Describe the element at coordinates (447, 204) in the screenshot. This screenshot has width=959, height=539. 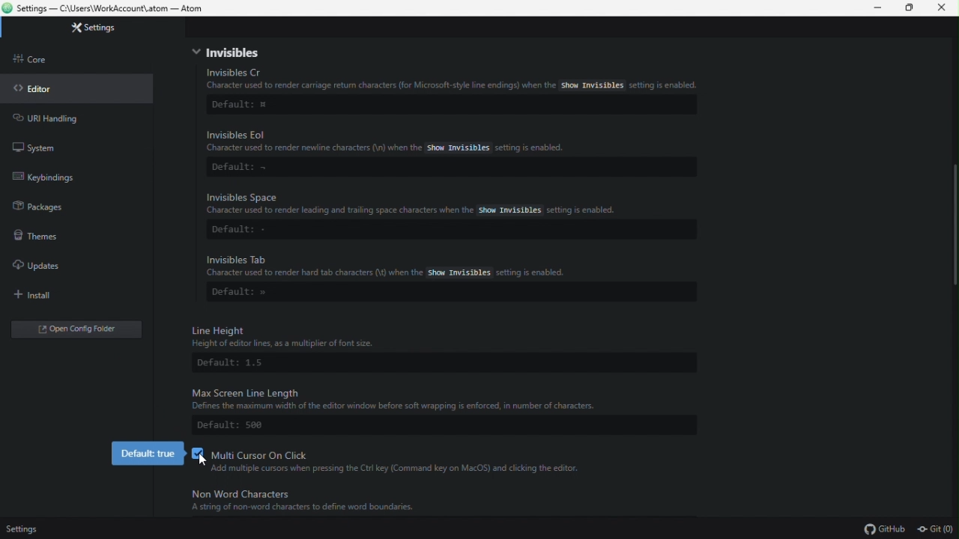
I see `Invisibles SpaceCharacter used to render leading and traiing space characters when the ‘Show visibles setting is enabled.` at that location.